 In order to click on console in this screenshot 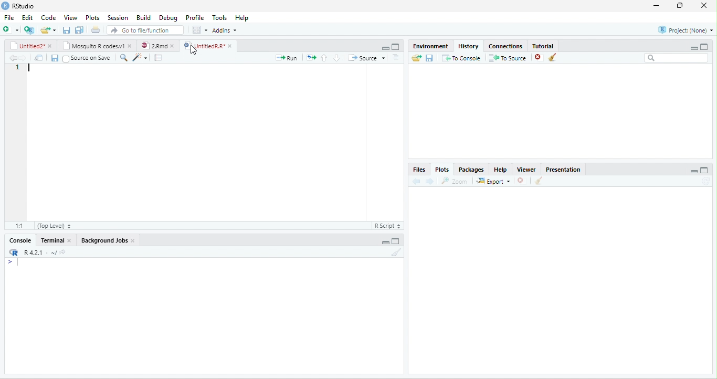, I will do `click(17, 240)`.